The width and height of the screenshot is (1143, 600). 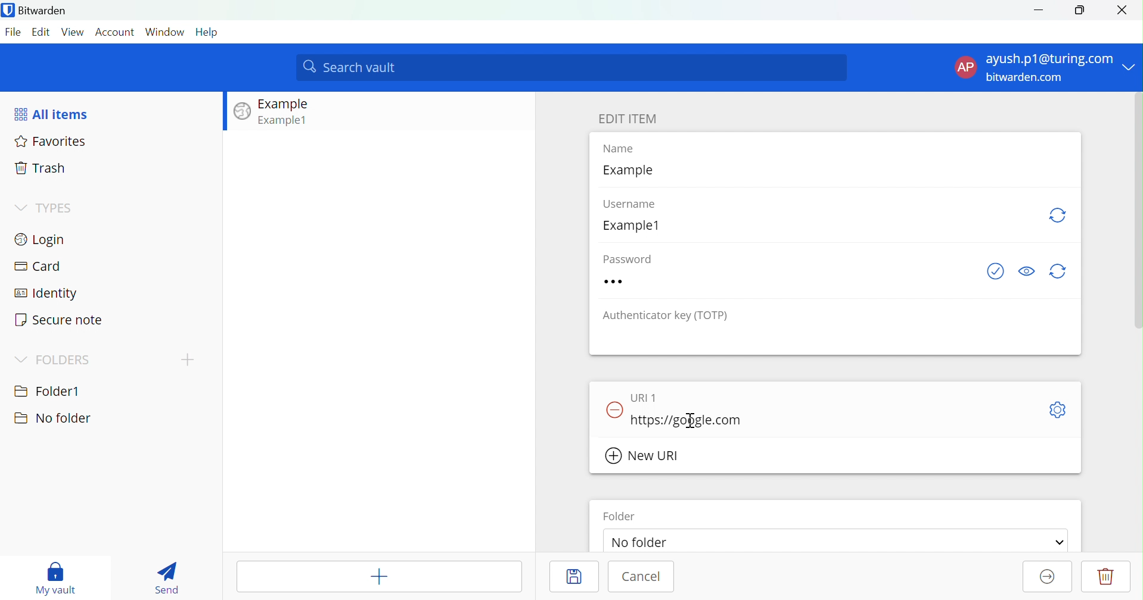 What do you see at coordinates (166, 578) in the screenshot?
I see `Send` at bounding box center [166, 578].